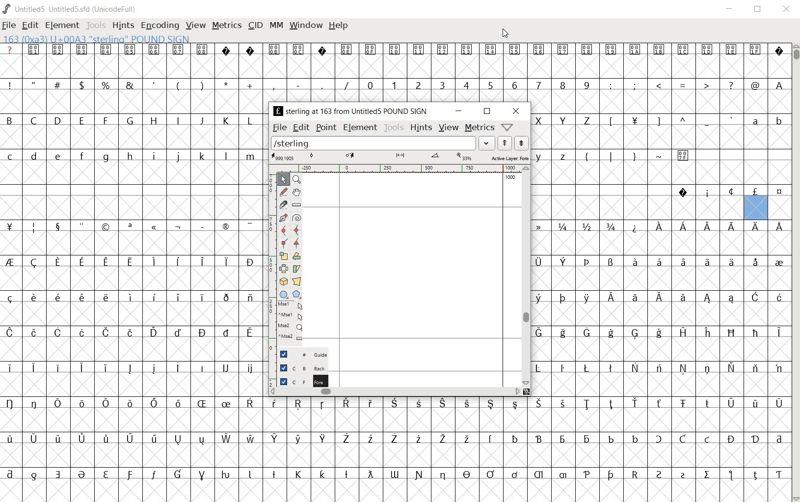  I want to click on Mouse left button, so click(292, 306).